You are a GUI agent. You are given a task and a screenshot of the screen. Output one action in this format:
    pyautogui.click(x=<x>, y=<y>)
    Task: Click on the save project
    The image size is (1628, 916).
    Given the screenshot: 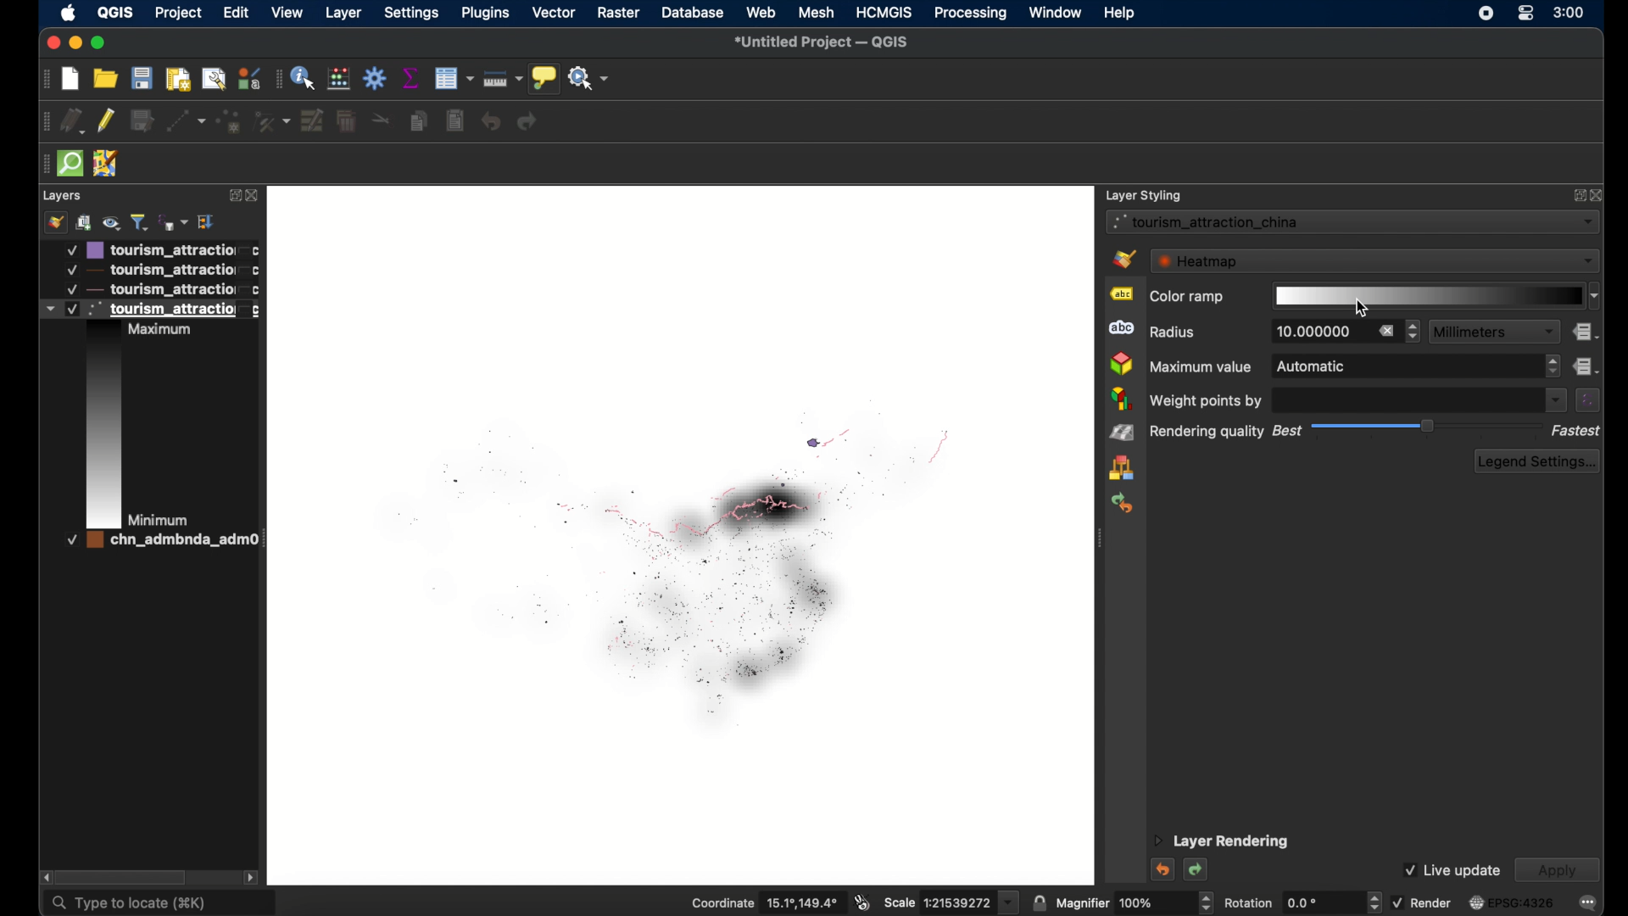 What is the action you would take?
    pyautogui.click(x=143, y=78)
    